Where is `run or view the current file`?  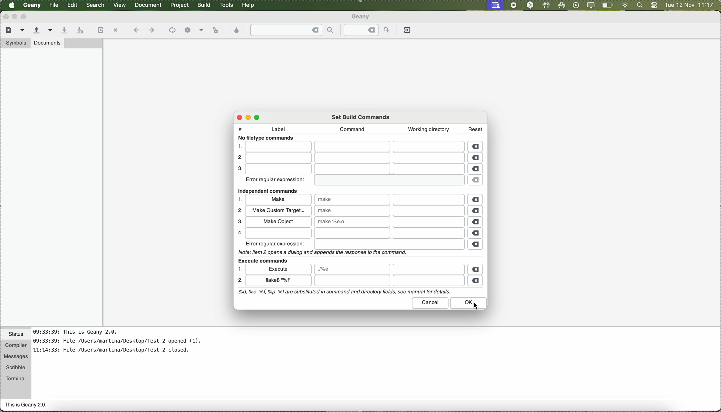 run or view the current file is located at coordinates (215, 29).